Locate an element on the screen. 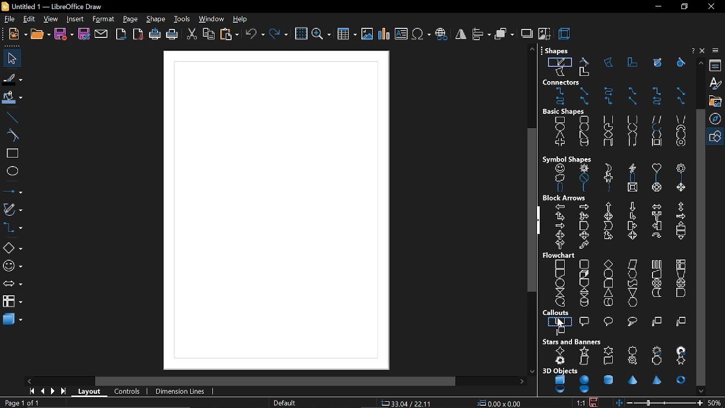 This screenshot has width=725, height=408. line is located at coordinates (11, 116).